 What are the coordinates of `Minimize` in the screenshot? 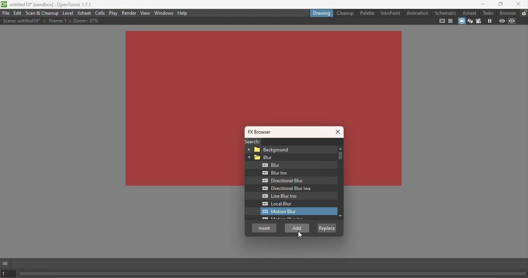 It's located at (482, 4).